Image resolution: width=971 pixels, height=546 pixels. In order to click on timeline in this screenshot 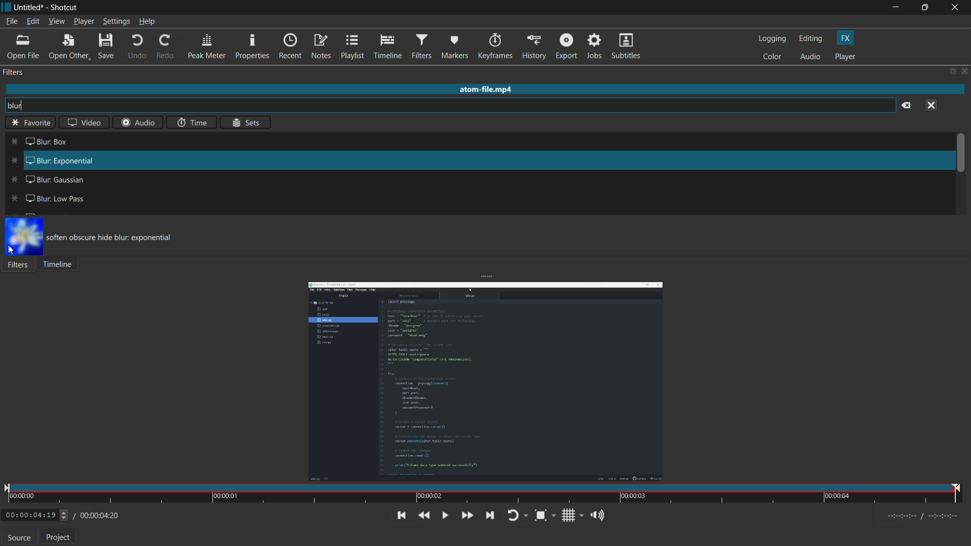, I will do `click(386, 47)`.